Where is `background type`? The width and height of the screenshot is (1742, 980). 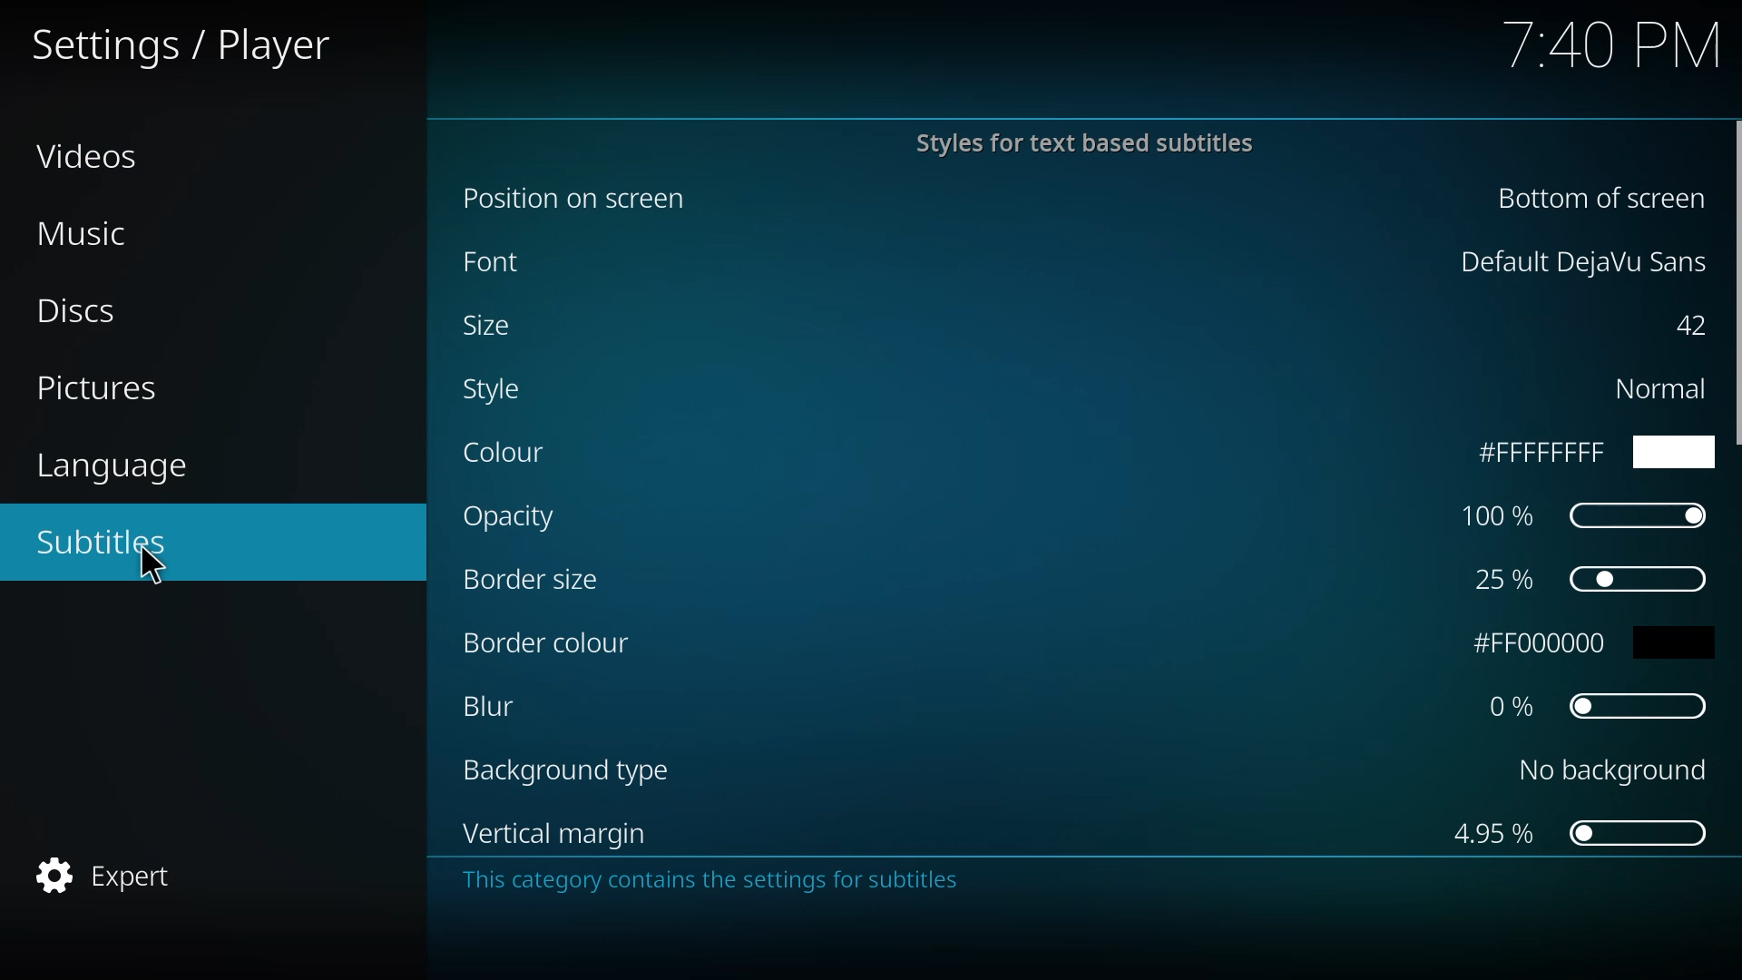 background type is located at coordinates (564, 770).